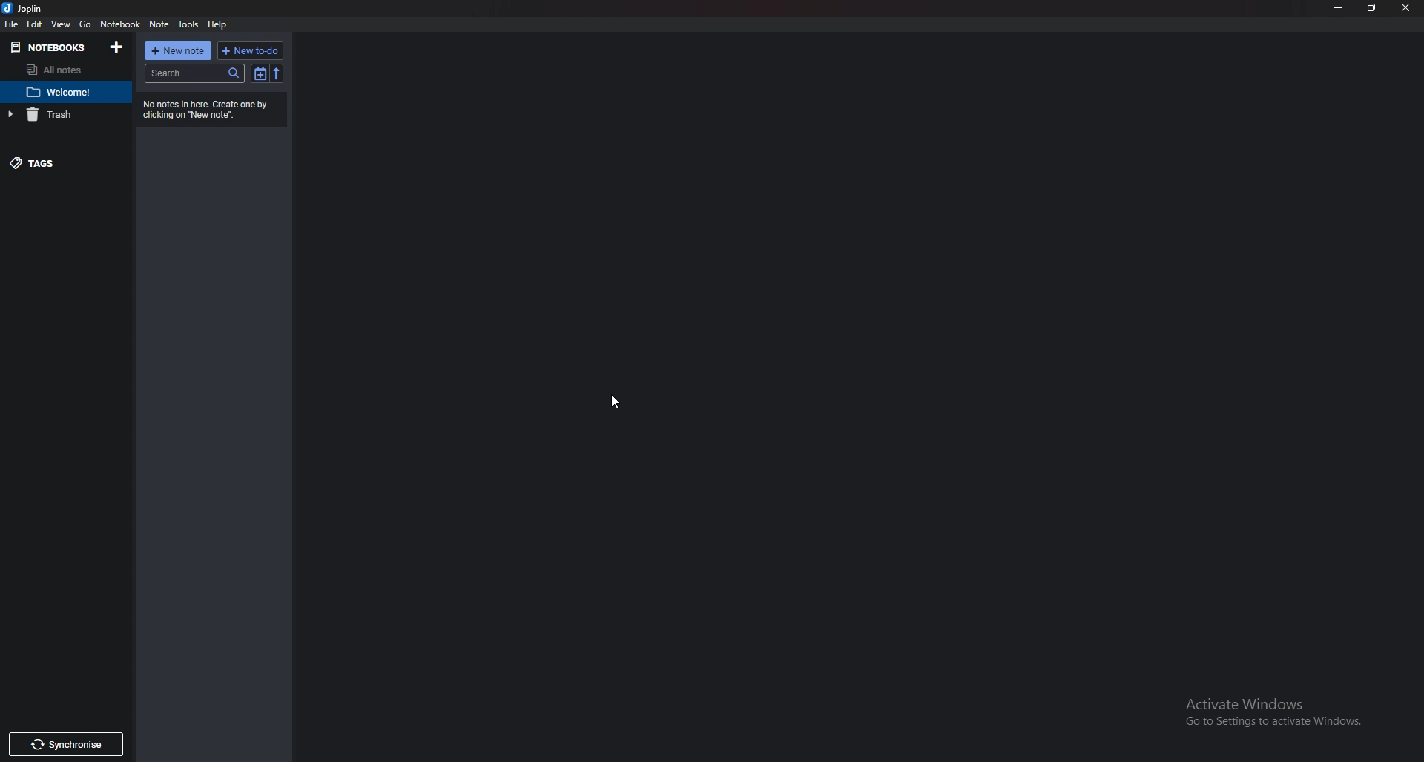  What do you see at coordinates (280, 73) in the screenshot?
I see `Reverse sort order` at bounding box center [280, 73].